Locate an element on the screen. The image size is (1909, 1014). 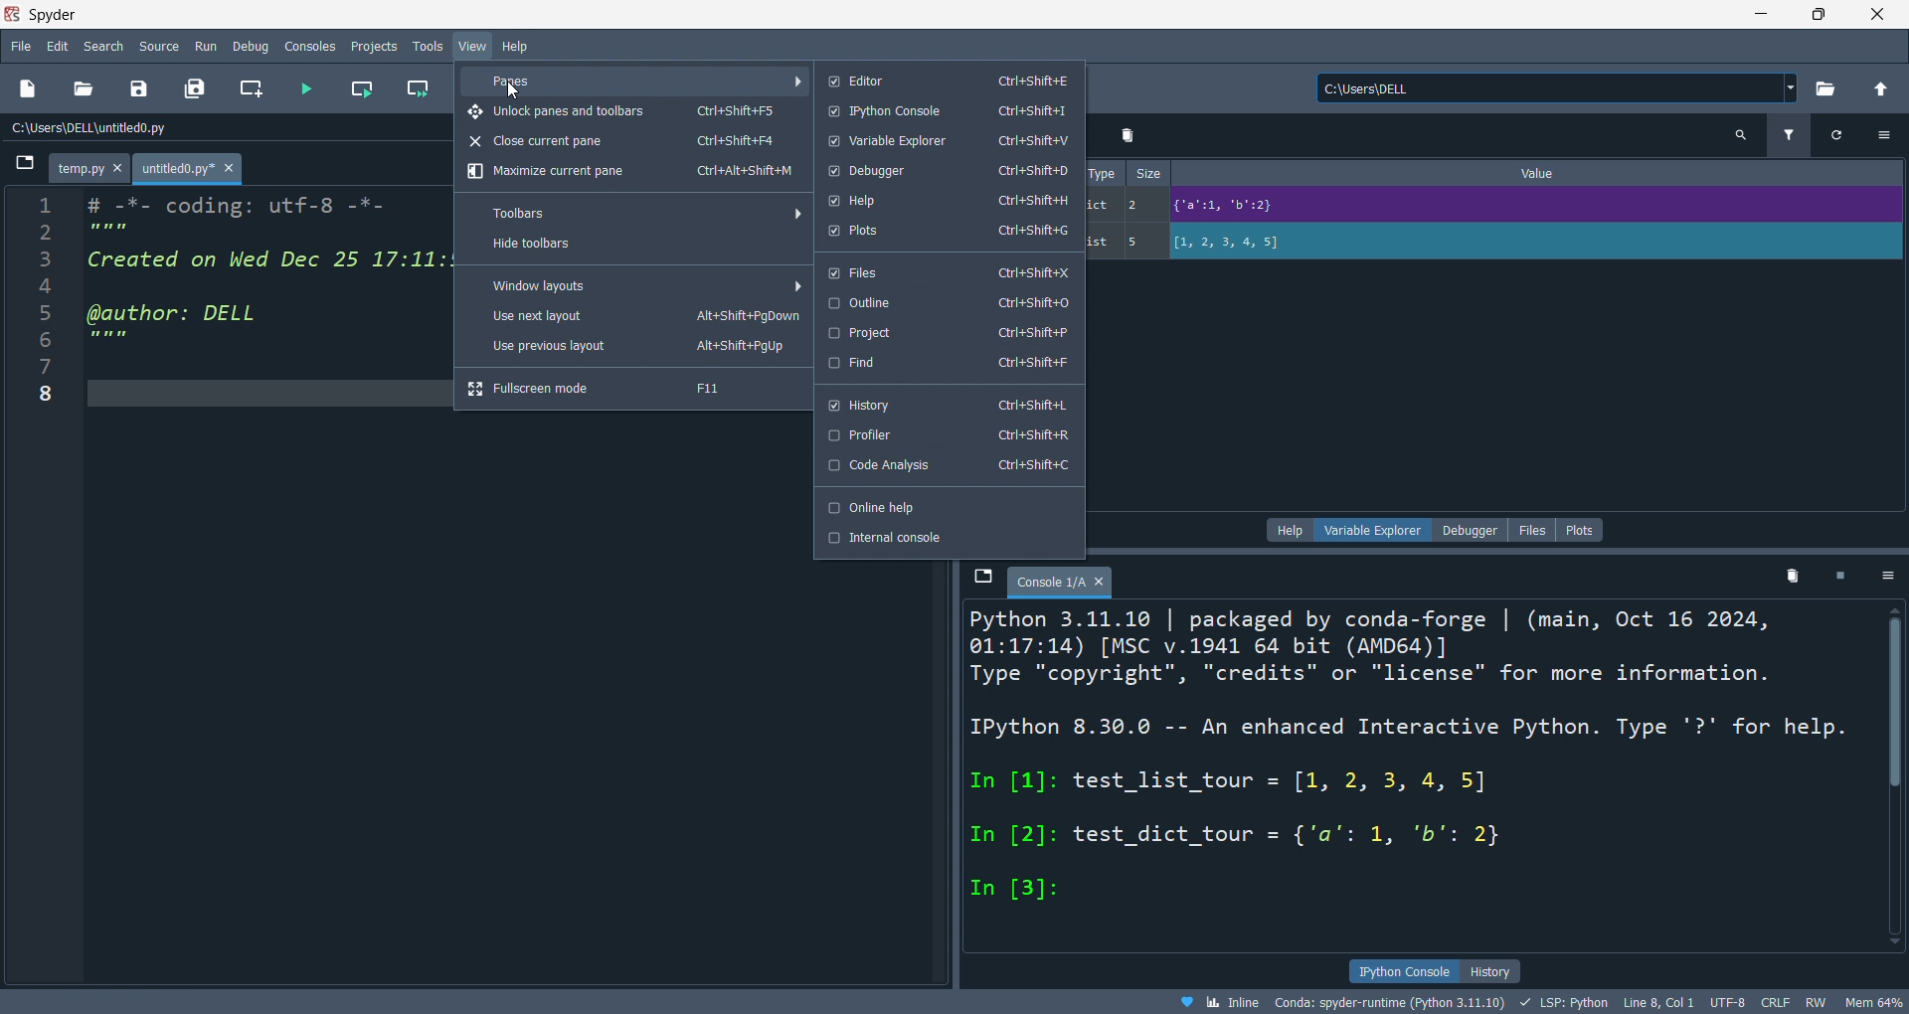
browse tabs is located at coordinates (23, 168).